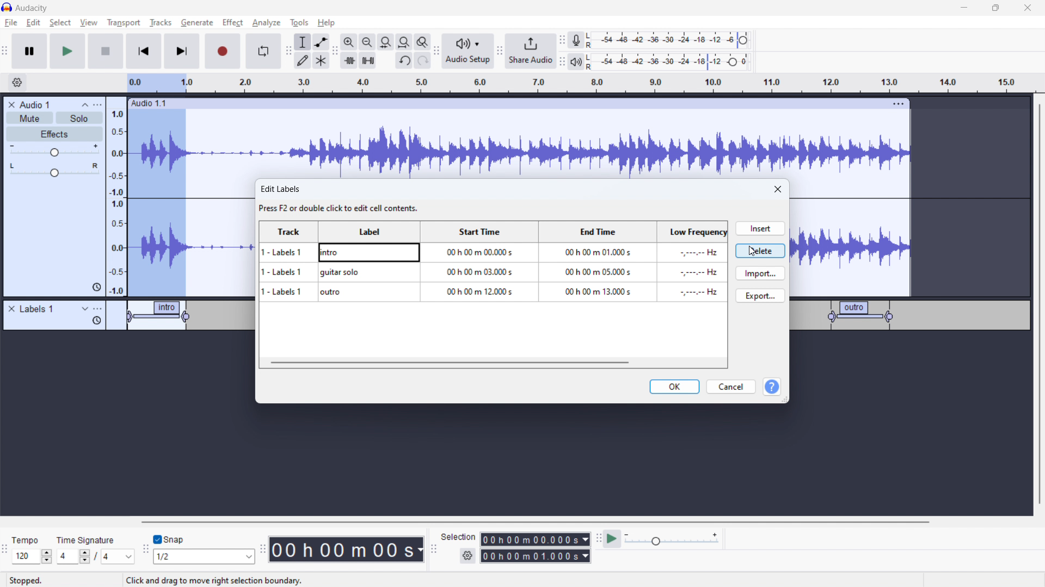 This screenshot has width=1045, height=587. I want to click on menu, so click(99, 105).